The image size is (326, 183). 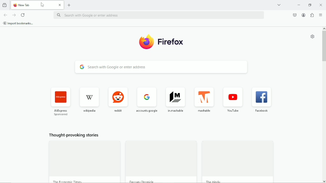 What do you see at coordinates (147, 99) in the screenshot?
I see `accounts google` at bounding box center [147, 99].